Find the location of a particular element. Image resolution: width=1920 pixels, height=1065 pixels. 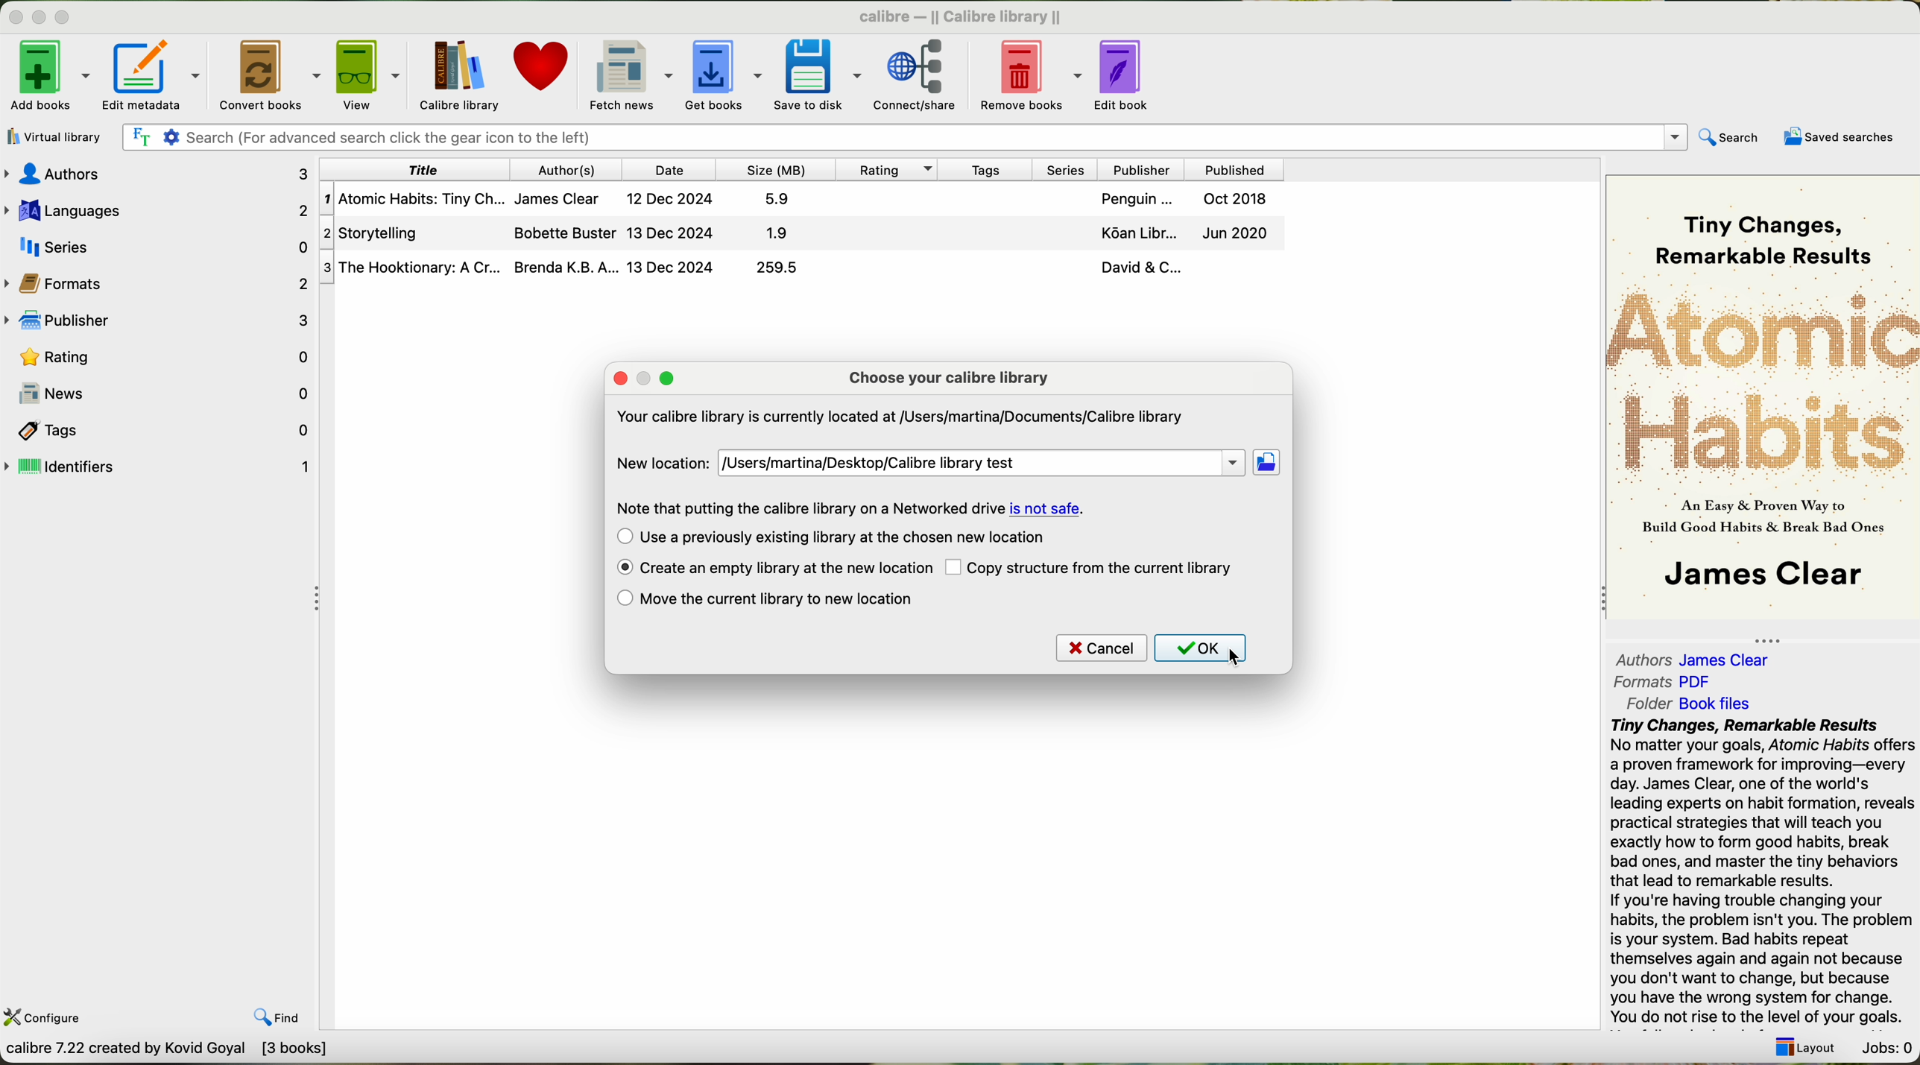

Note that putting the calibre library on a Networked drive is not safe. is located at coordinates (847, 508).